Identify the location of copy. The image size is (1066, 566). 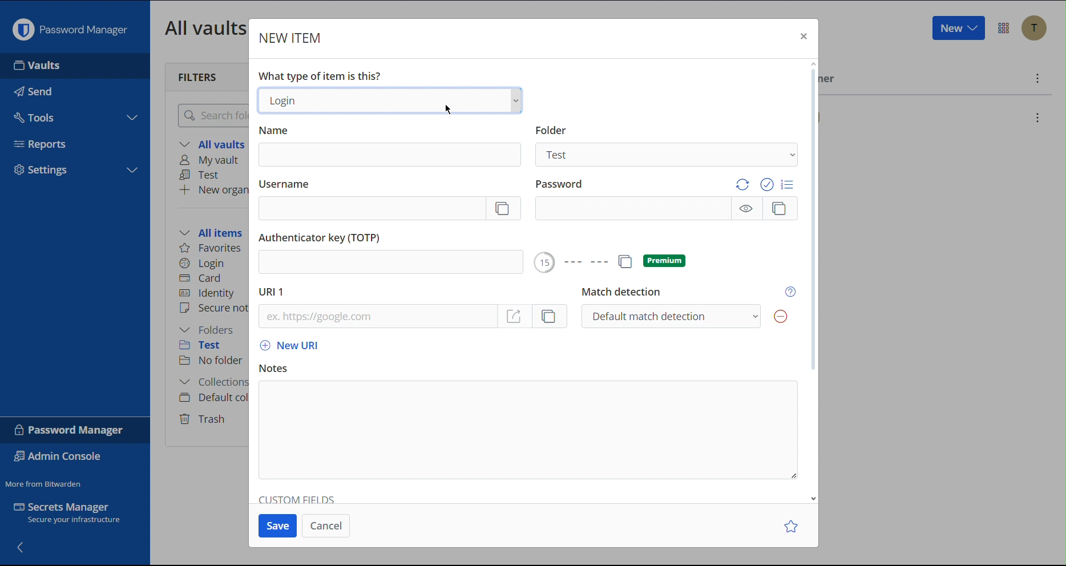
(624, 261).